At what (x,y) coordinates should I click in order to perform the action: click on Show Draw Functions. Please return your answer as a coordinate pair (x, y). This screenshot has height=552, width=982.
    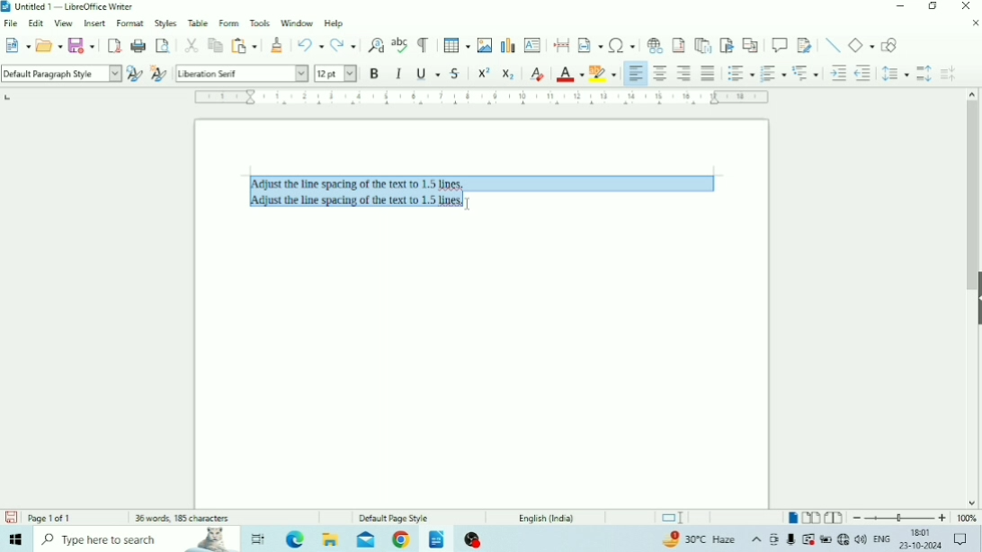
    Looking at the image, I should click on (889, 43).